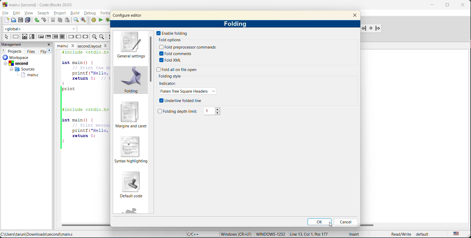  Describe the element at coordinates (200, 234) in the screenshot. I see `language` at that location.